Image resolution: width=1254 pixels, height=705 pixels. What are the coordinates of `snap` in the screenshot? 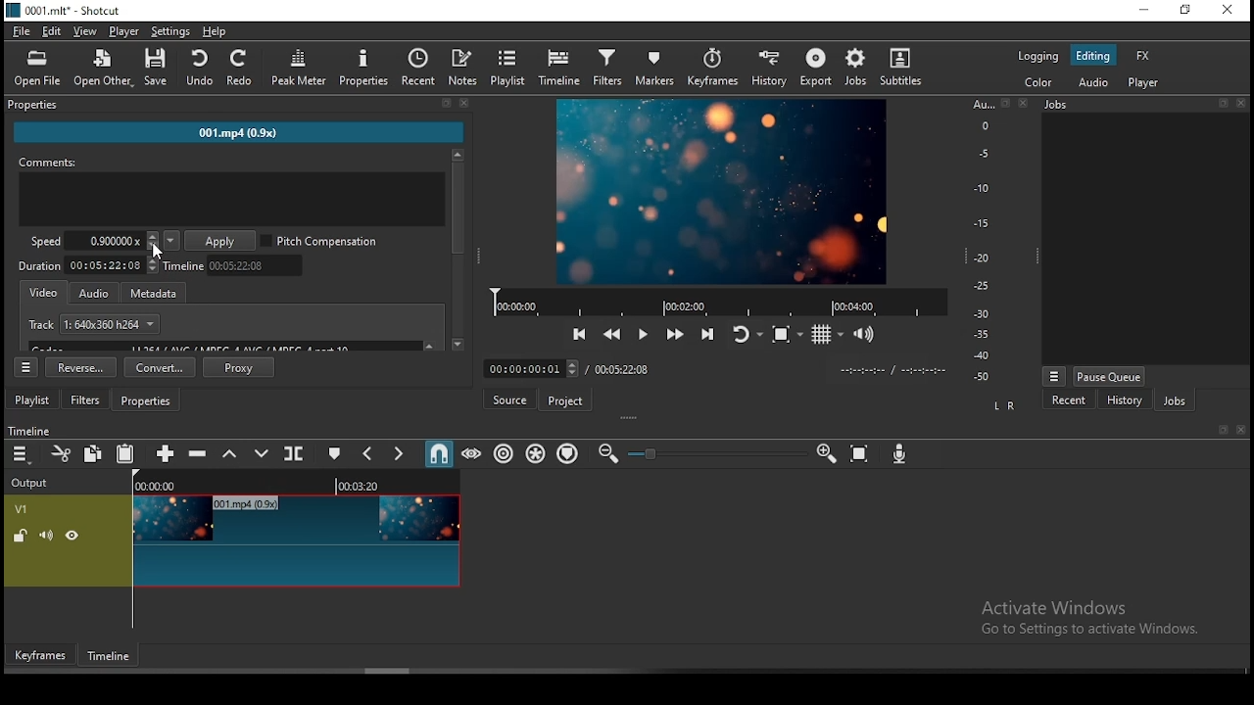 It's located at (441, 453).